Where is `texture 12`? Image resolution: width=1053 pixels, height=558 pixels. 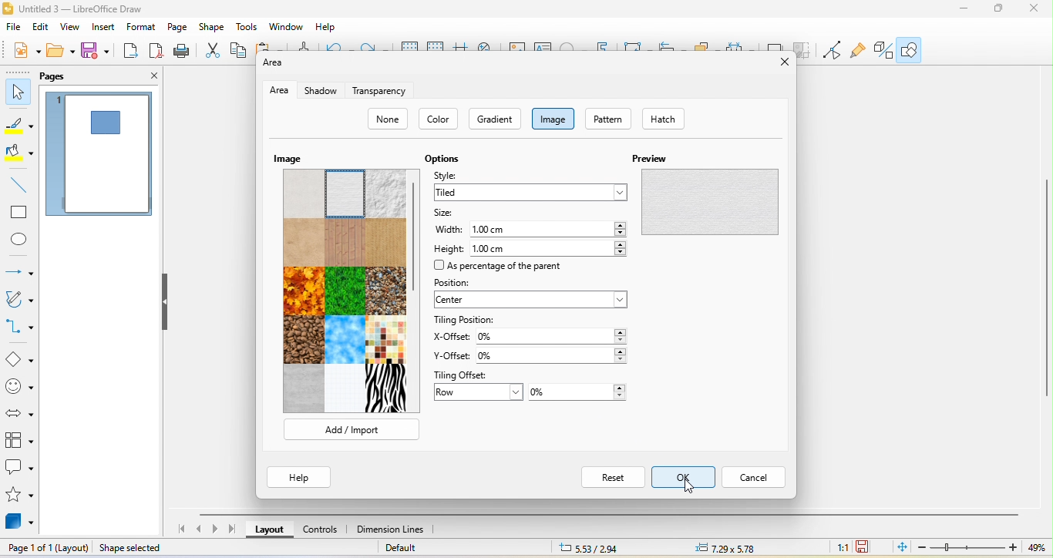 texture 12 is located at coordinates (386, 340).